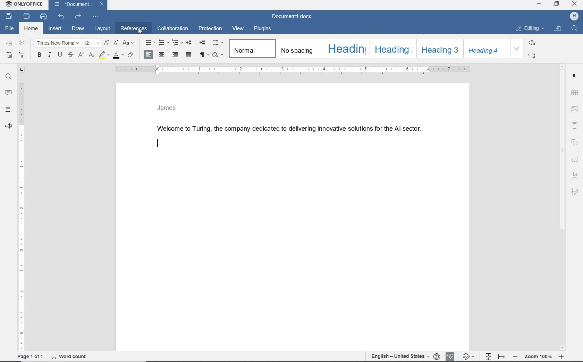 The width and height of the screenshot is (583, 362). What do you see at coordinates (292, 127) in the screenshot?
I see `Welcome to Turing, the company dedicated to delivering innovative solutions for the Al sector.` at bounding box center [292, 127].